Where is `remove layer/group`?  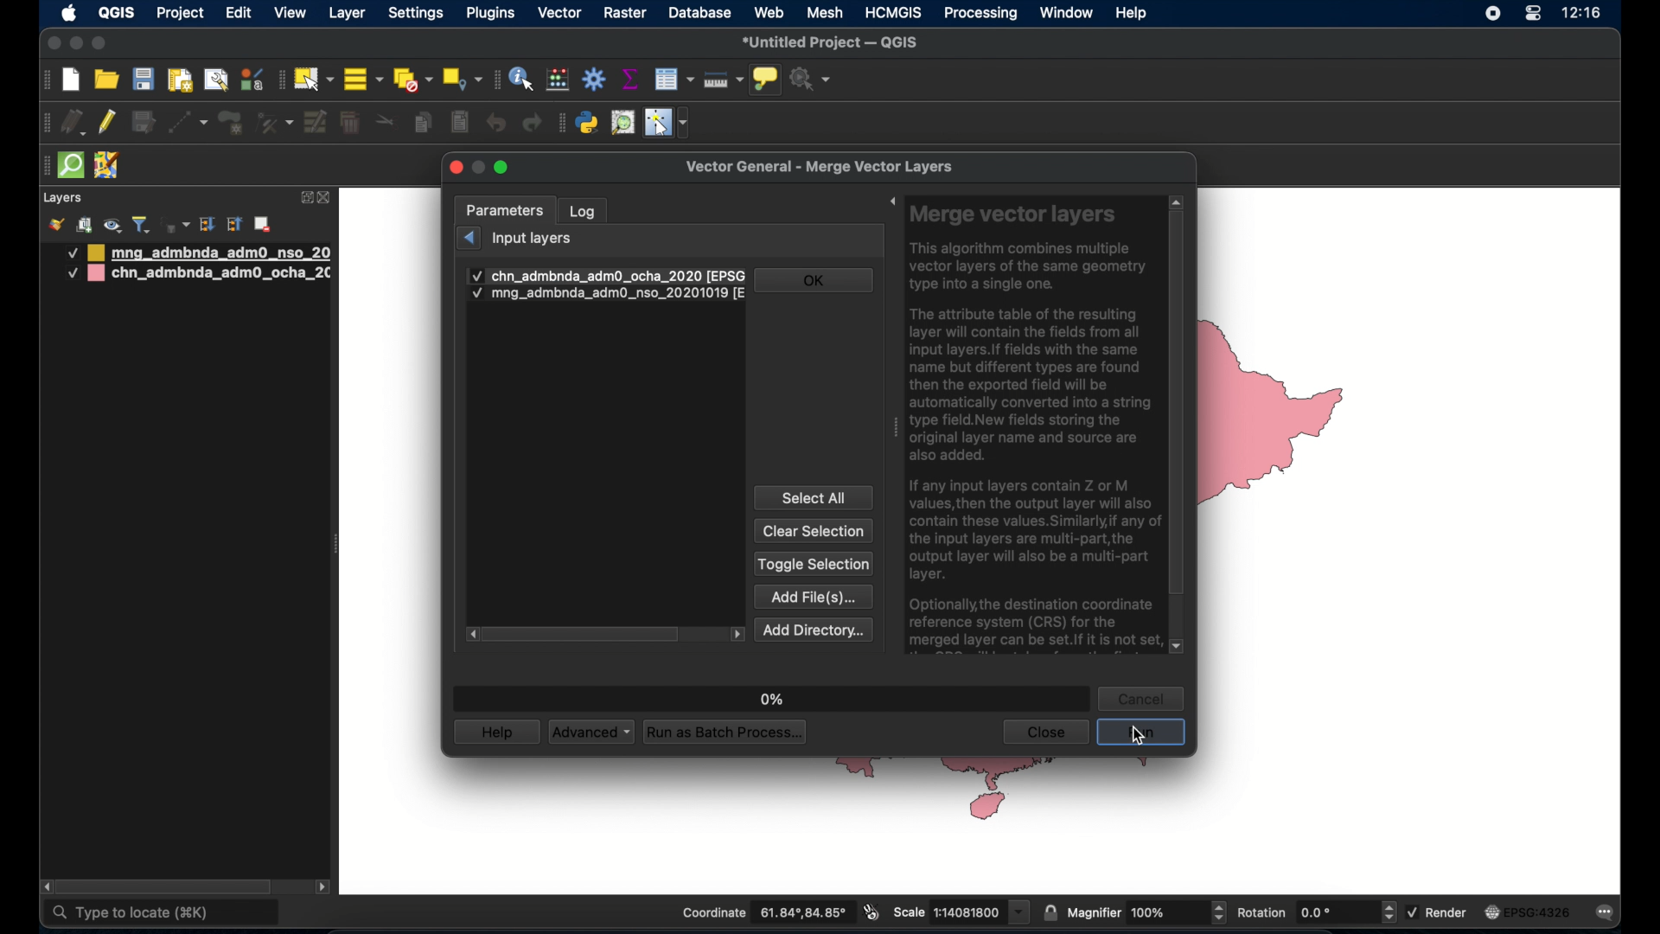
remove layer/group is located at coordinates (265, 224).